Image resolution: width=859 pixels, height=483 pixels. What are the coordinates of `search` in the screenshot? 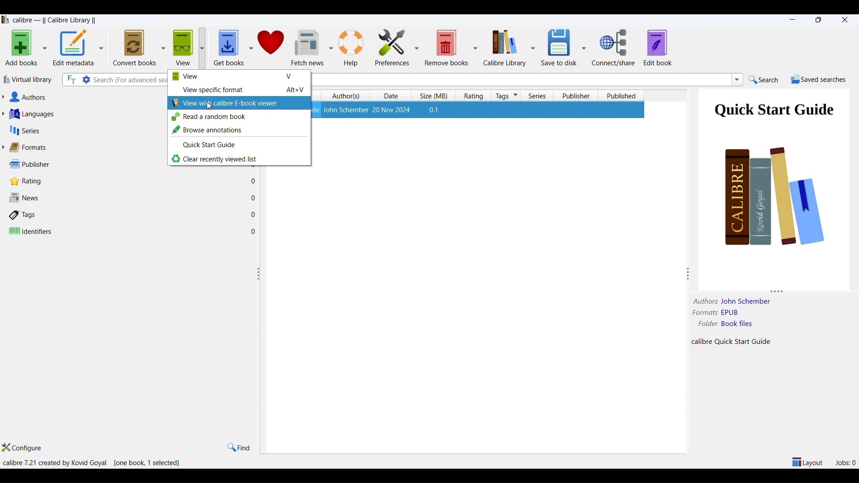 It's located at (767, 80).